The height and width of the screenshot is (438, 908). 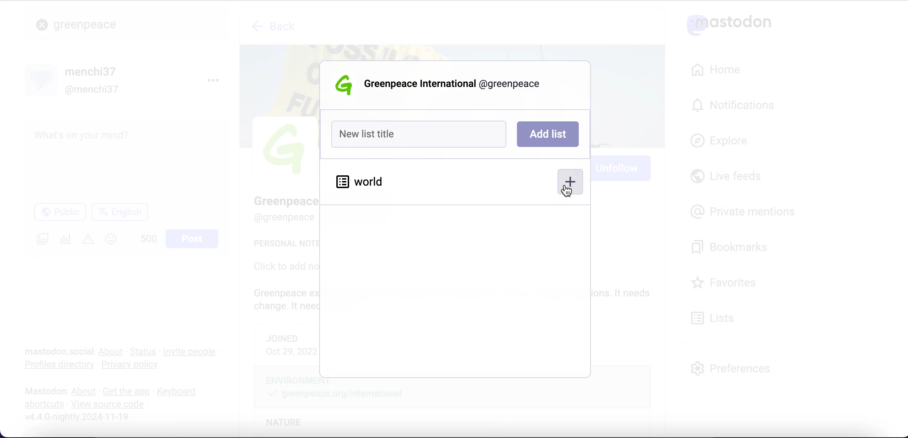 What do you see at coordinates (82, 416) in the screenshot?
I see `2024-11-19` at bounding box center [82, 416].